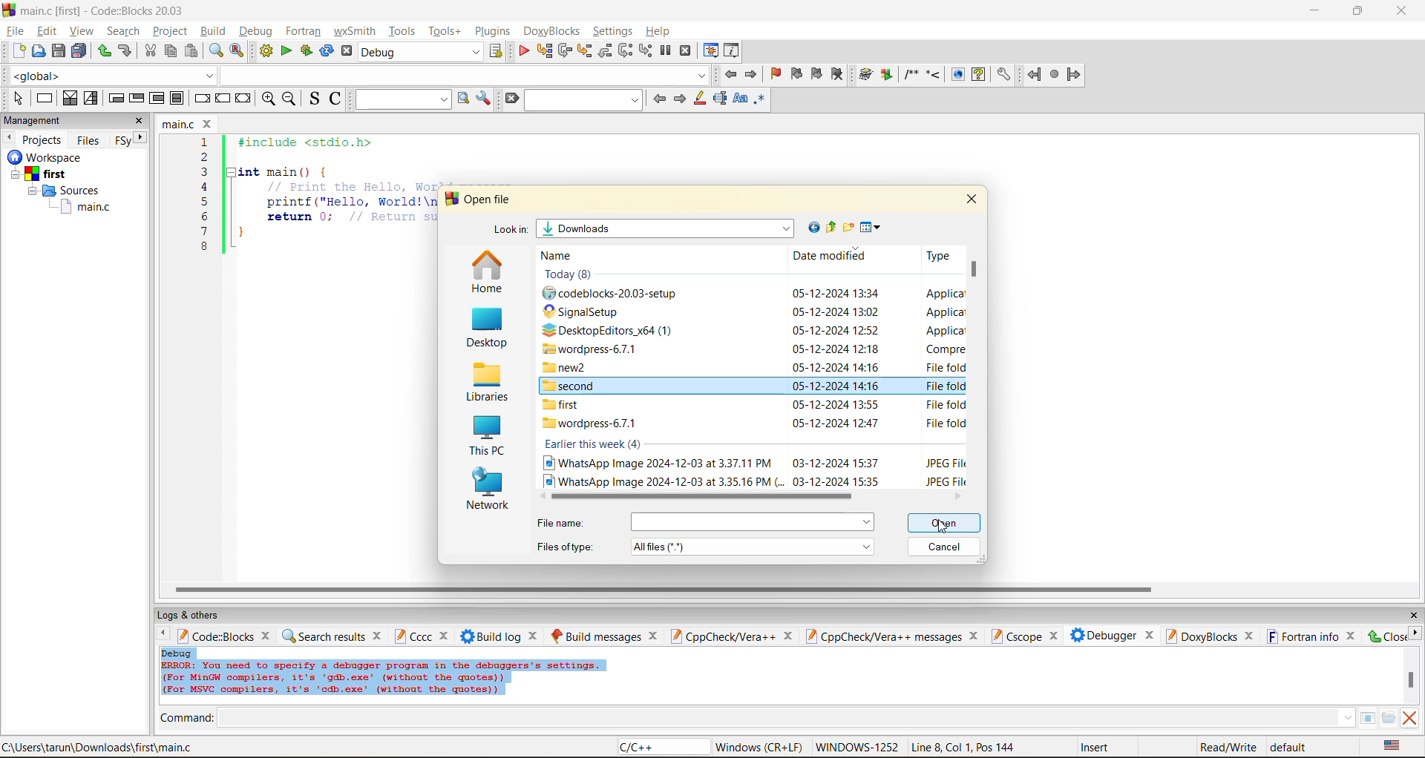 The height and width of the screenshot is (758, 1425). What do you see at coordinates (569, 367) in the screenshot?
I see `new2 folder` at bounding box center [569, 367].